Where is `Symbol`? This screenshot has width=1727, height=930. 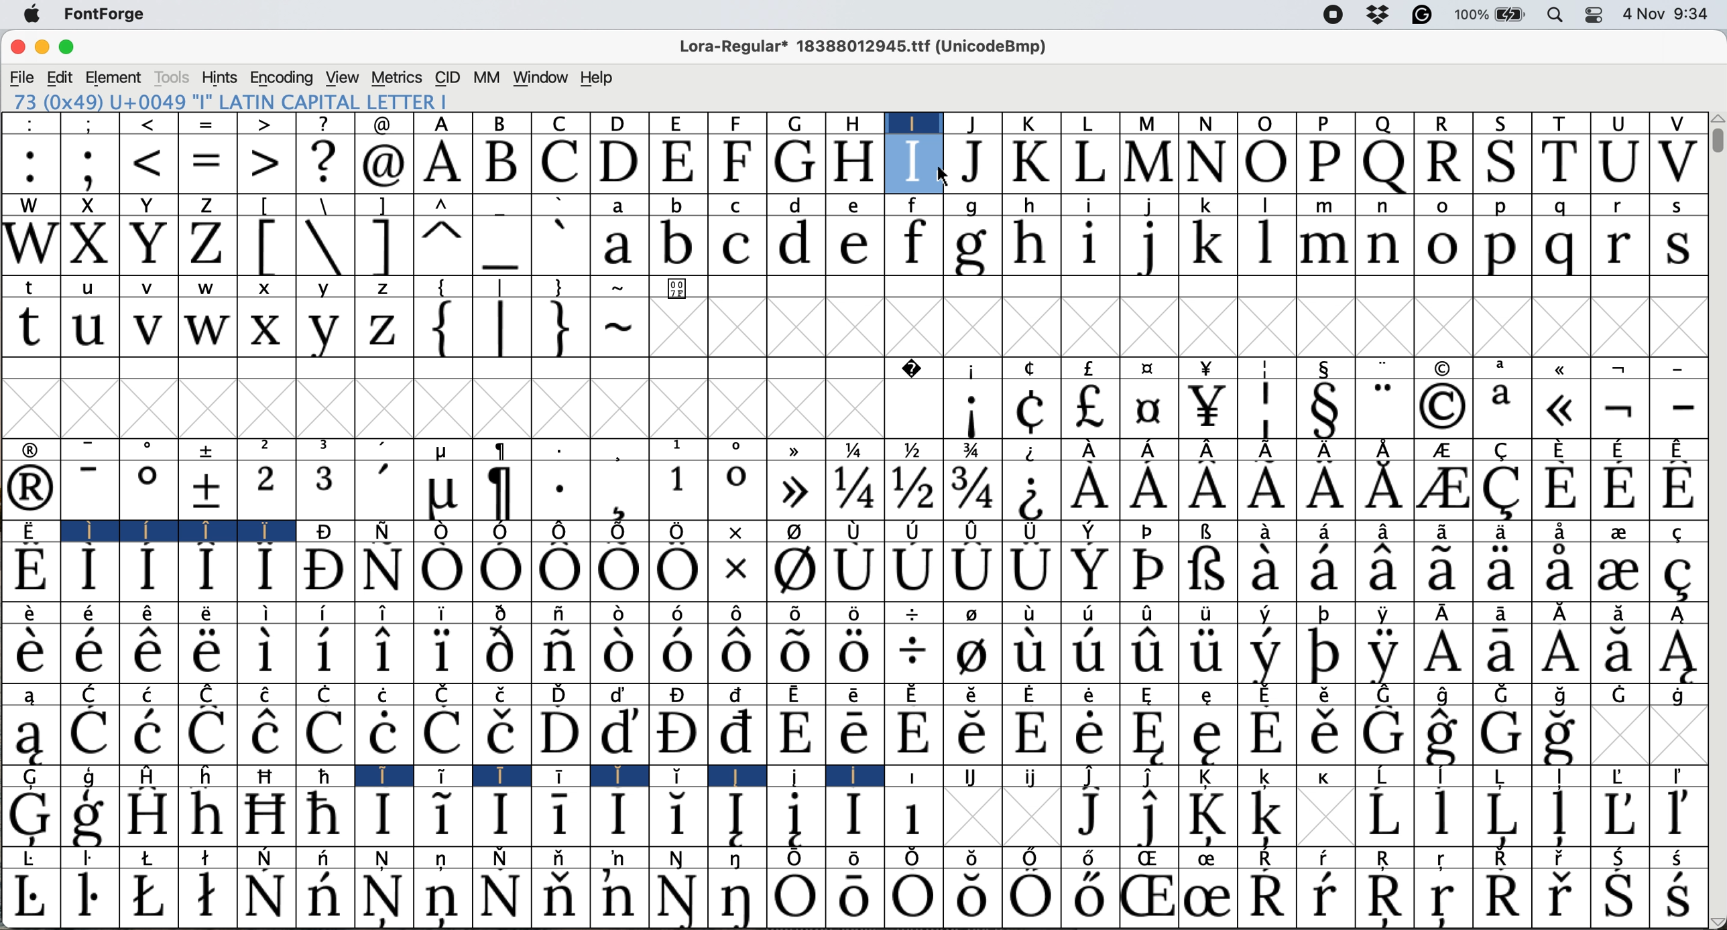
Symbol is located at coordinates (89, 571).